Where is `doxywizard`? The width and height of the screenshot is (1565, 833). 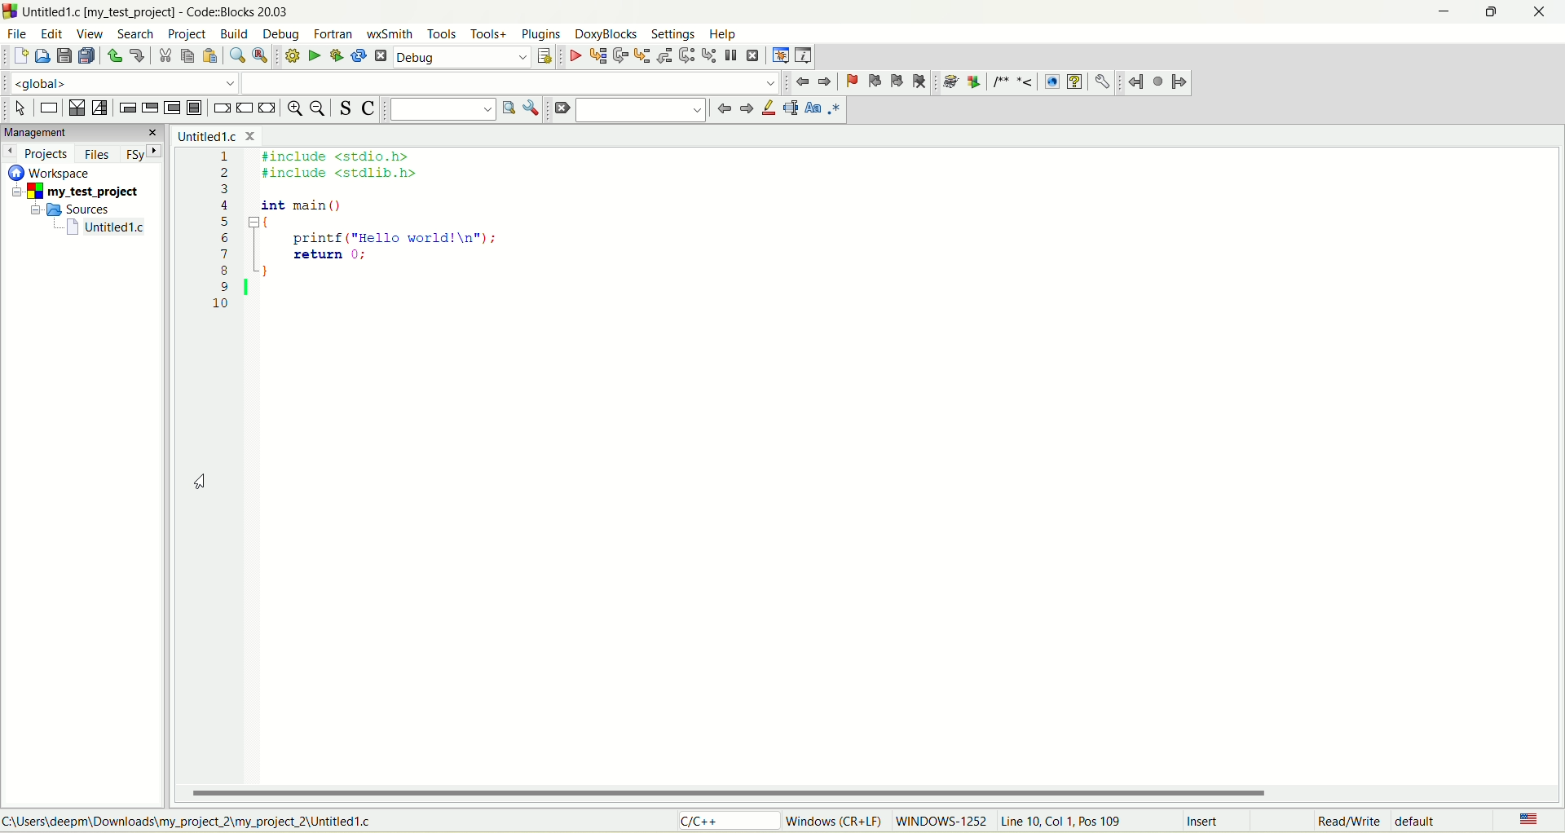
doxywizard is located at coordinates (950, 82).